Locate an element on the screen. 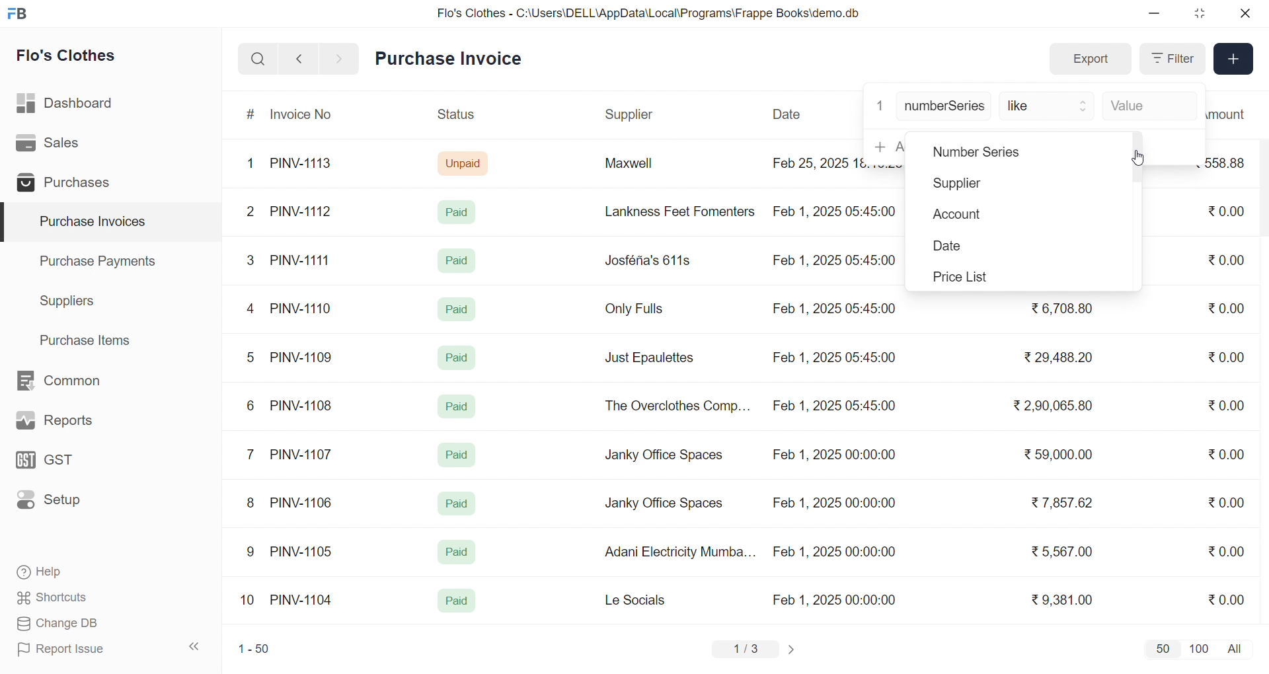  ₹0.00 is located at coordinates (1228, 259).